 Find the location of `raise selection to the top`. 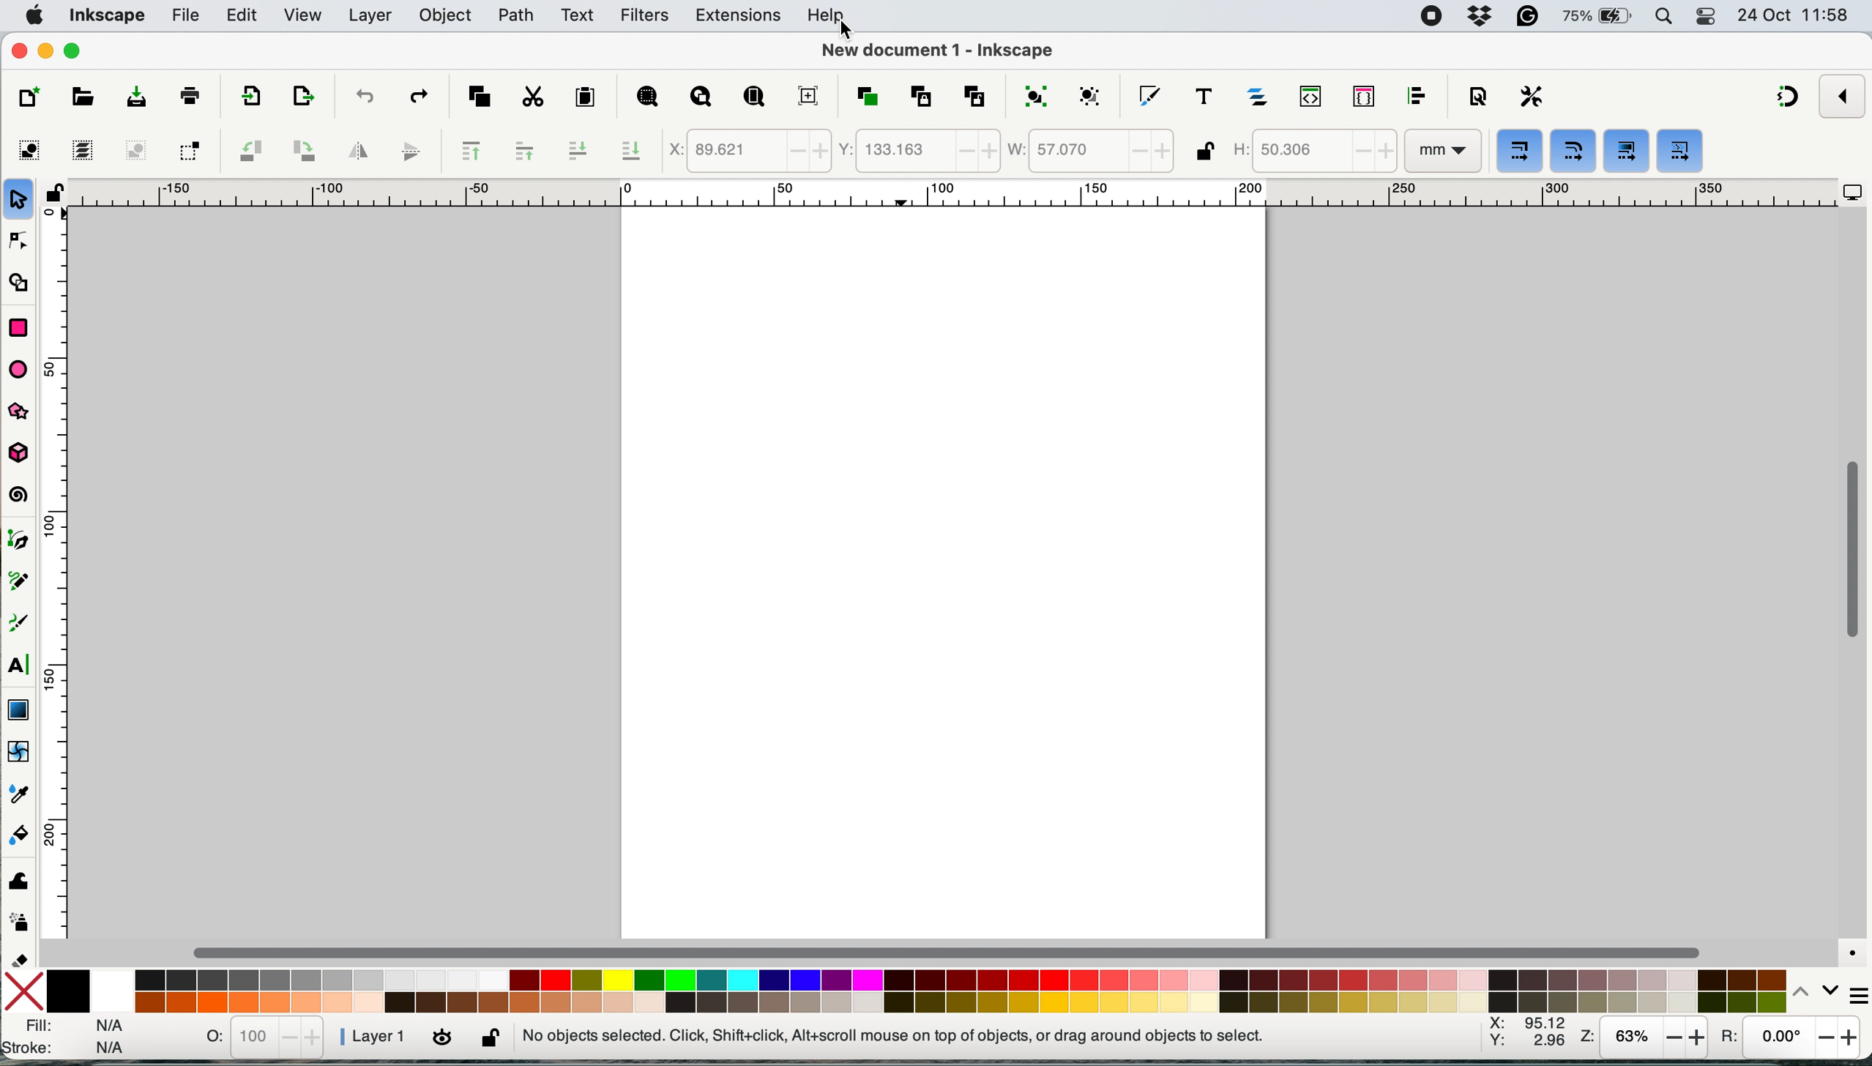

raise selection to the top is located at coordinates (480, 154).